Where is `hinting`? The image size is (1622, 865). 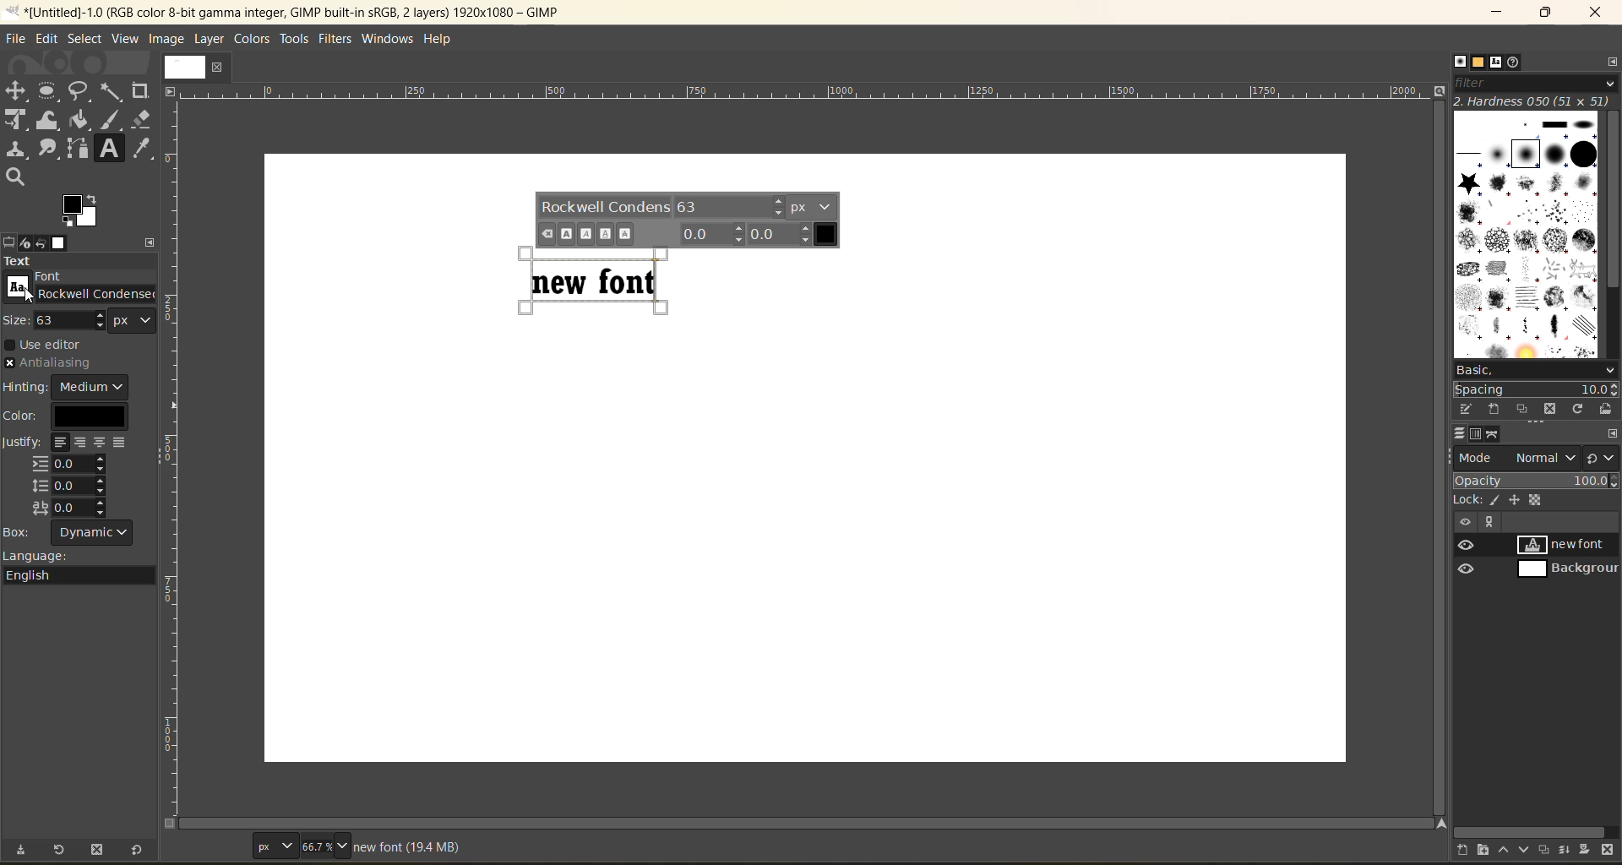
hinting is located at coordinates (70, 388).